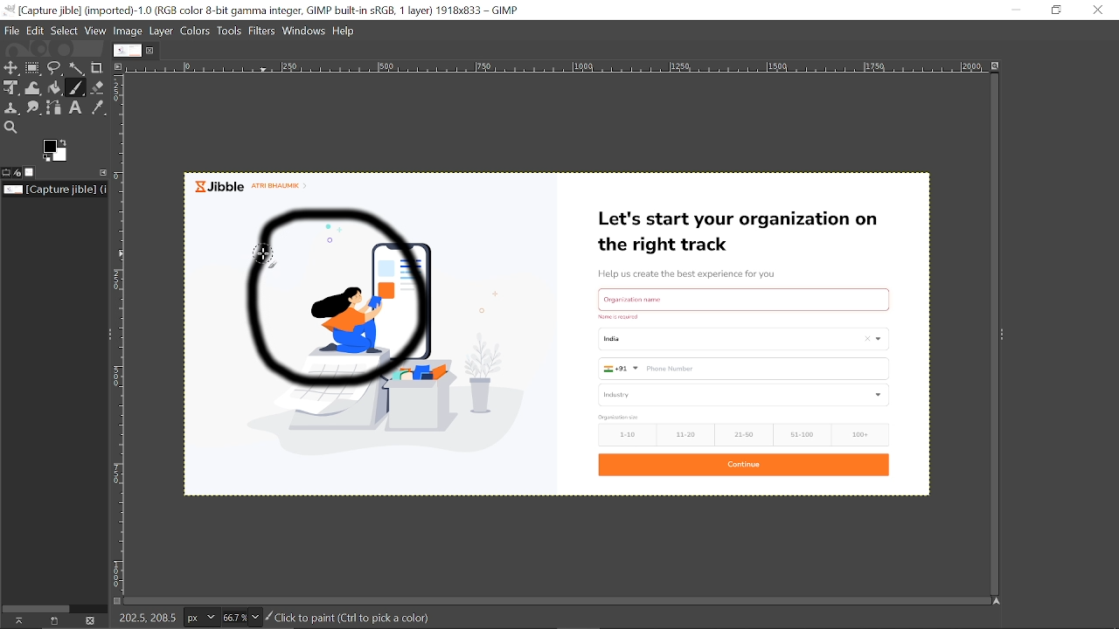 The height and width of the screenshot is (629, 1119). I want to click on Colors, so click(197, 31).